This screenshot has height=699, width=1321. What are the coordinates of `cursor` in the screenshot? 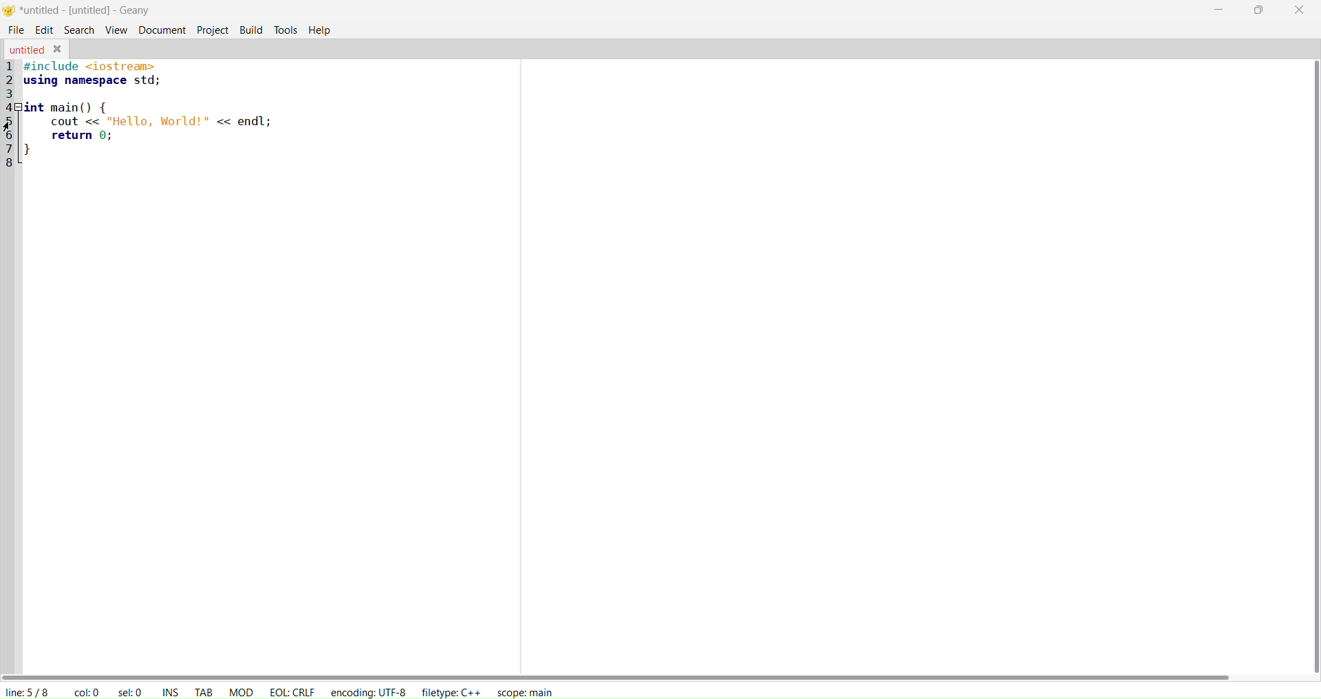 It's located at (8, 126).